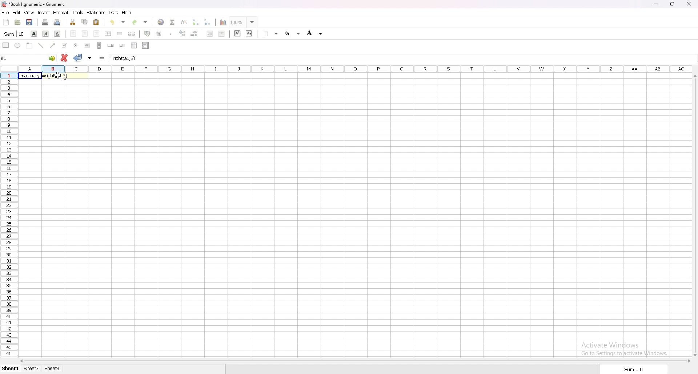 This screenshot has width=698, height=374. I want to click on scroll bar, so click(99, 45).